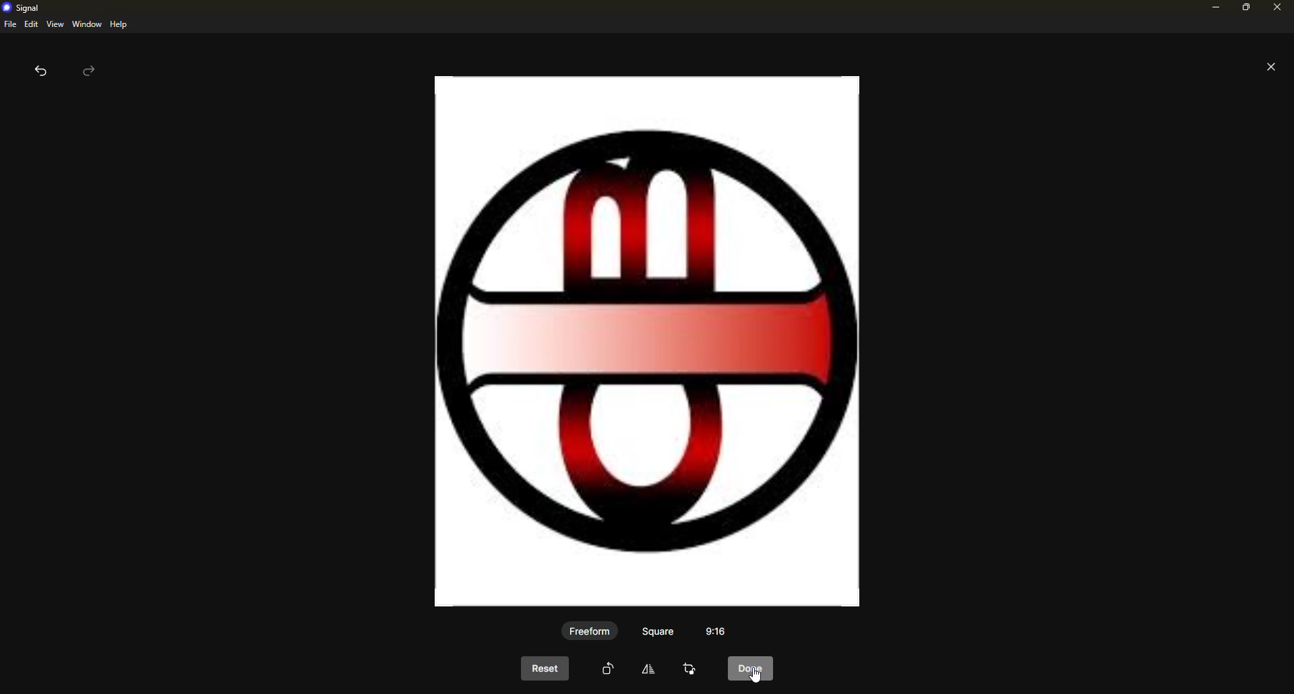  What do you see at coordinates (749, 668) in the screenshot?
I see `cursor on done` at bounding box center [749, 668].